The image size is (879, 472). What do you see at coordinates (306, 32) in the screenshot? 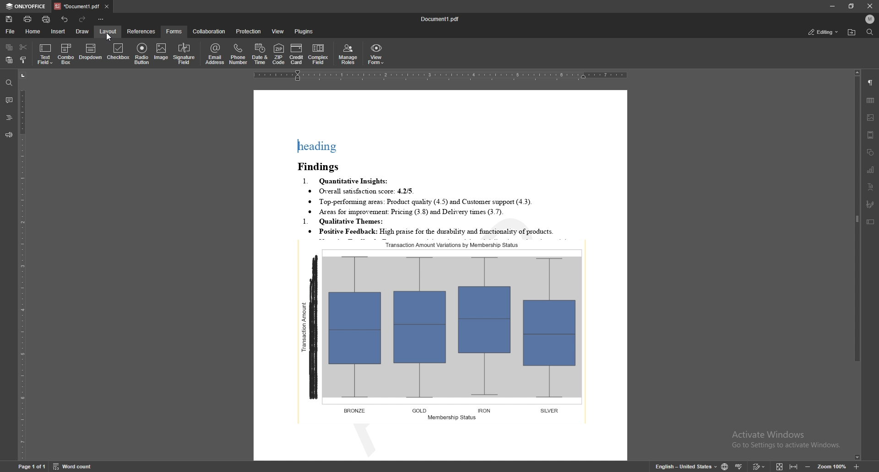
I see `plugins` at bounding box center [306, 32].